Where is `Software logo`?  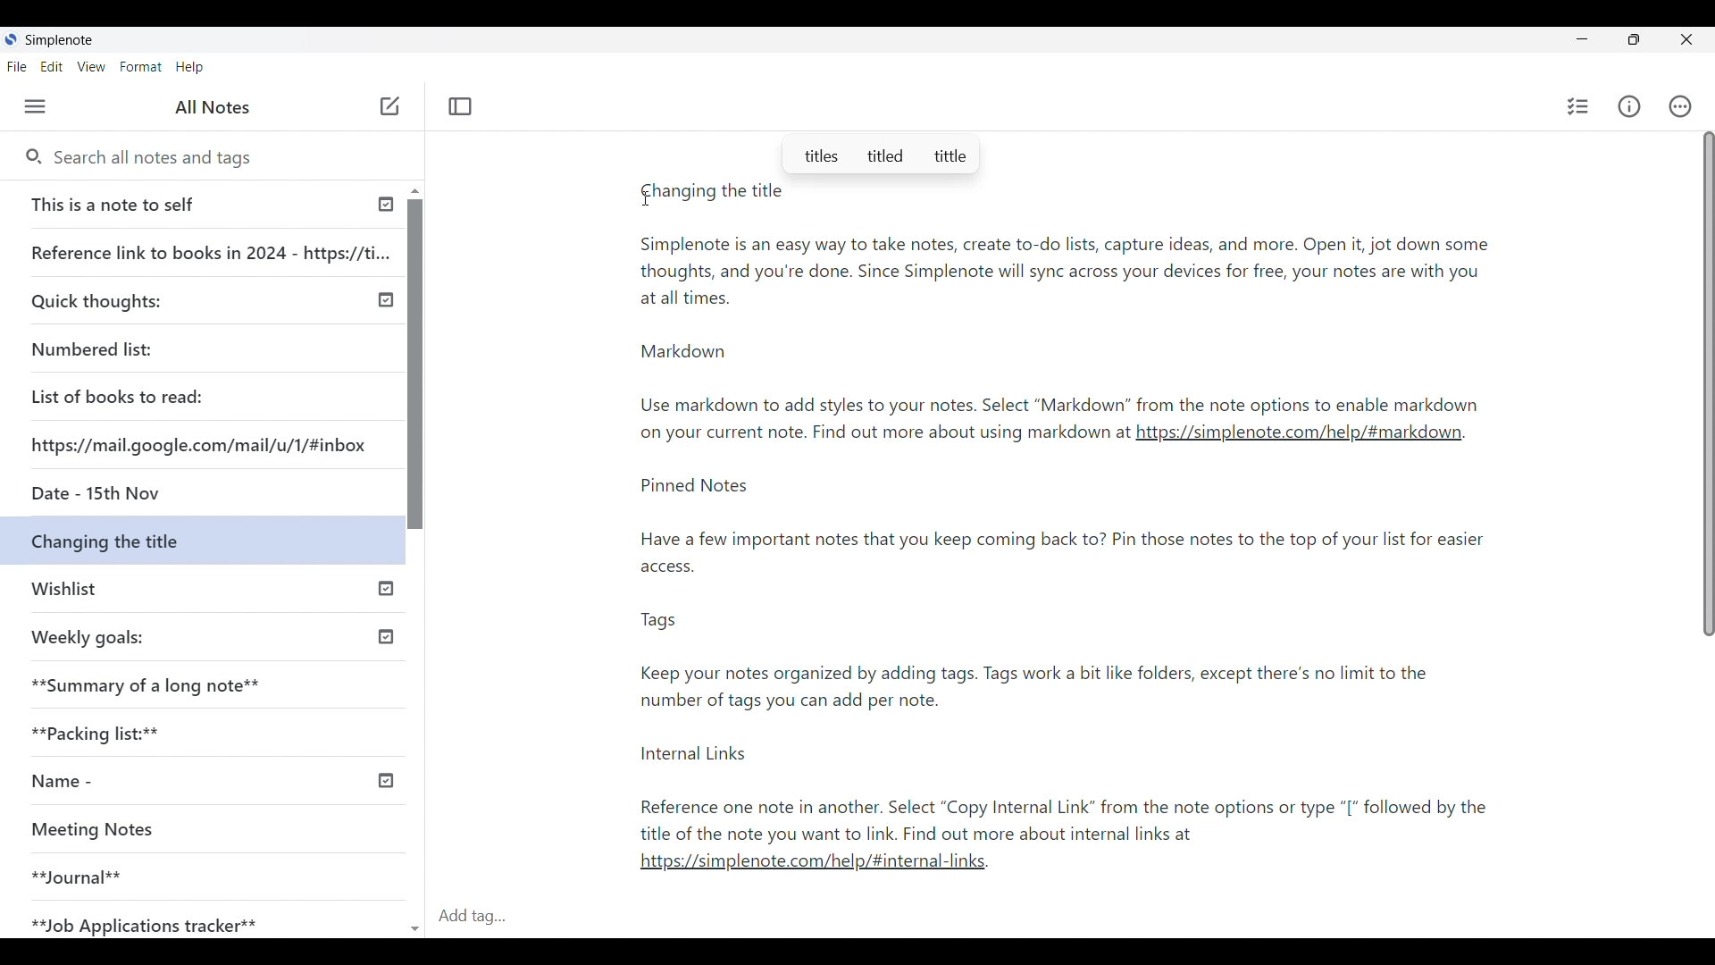
Software logo is located at coordinates (11, 39).